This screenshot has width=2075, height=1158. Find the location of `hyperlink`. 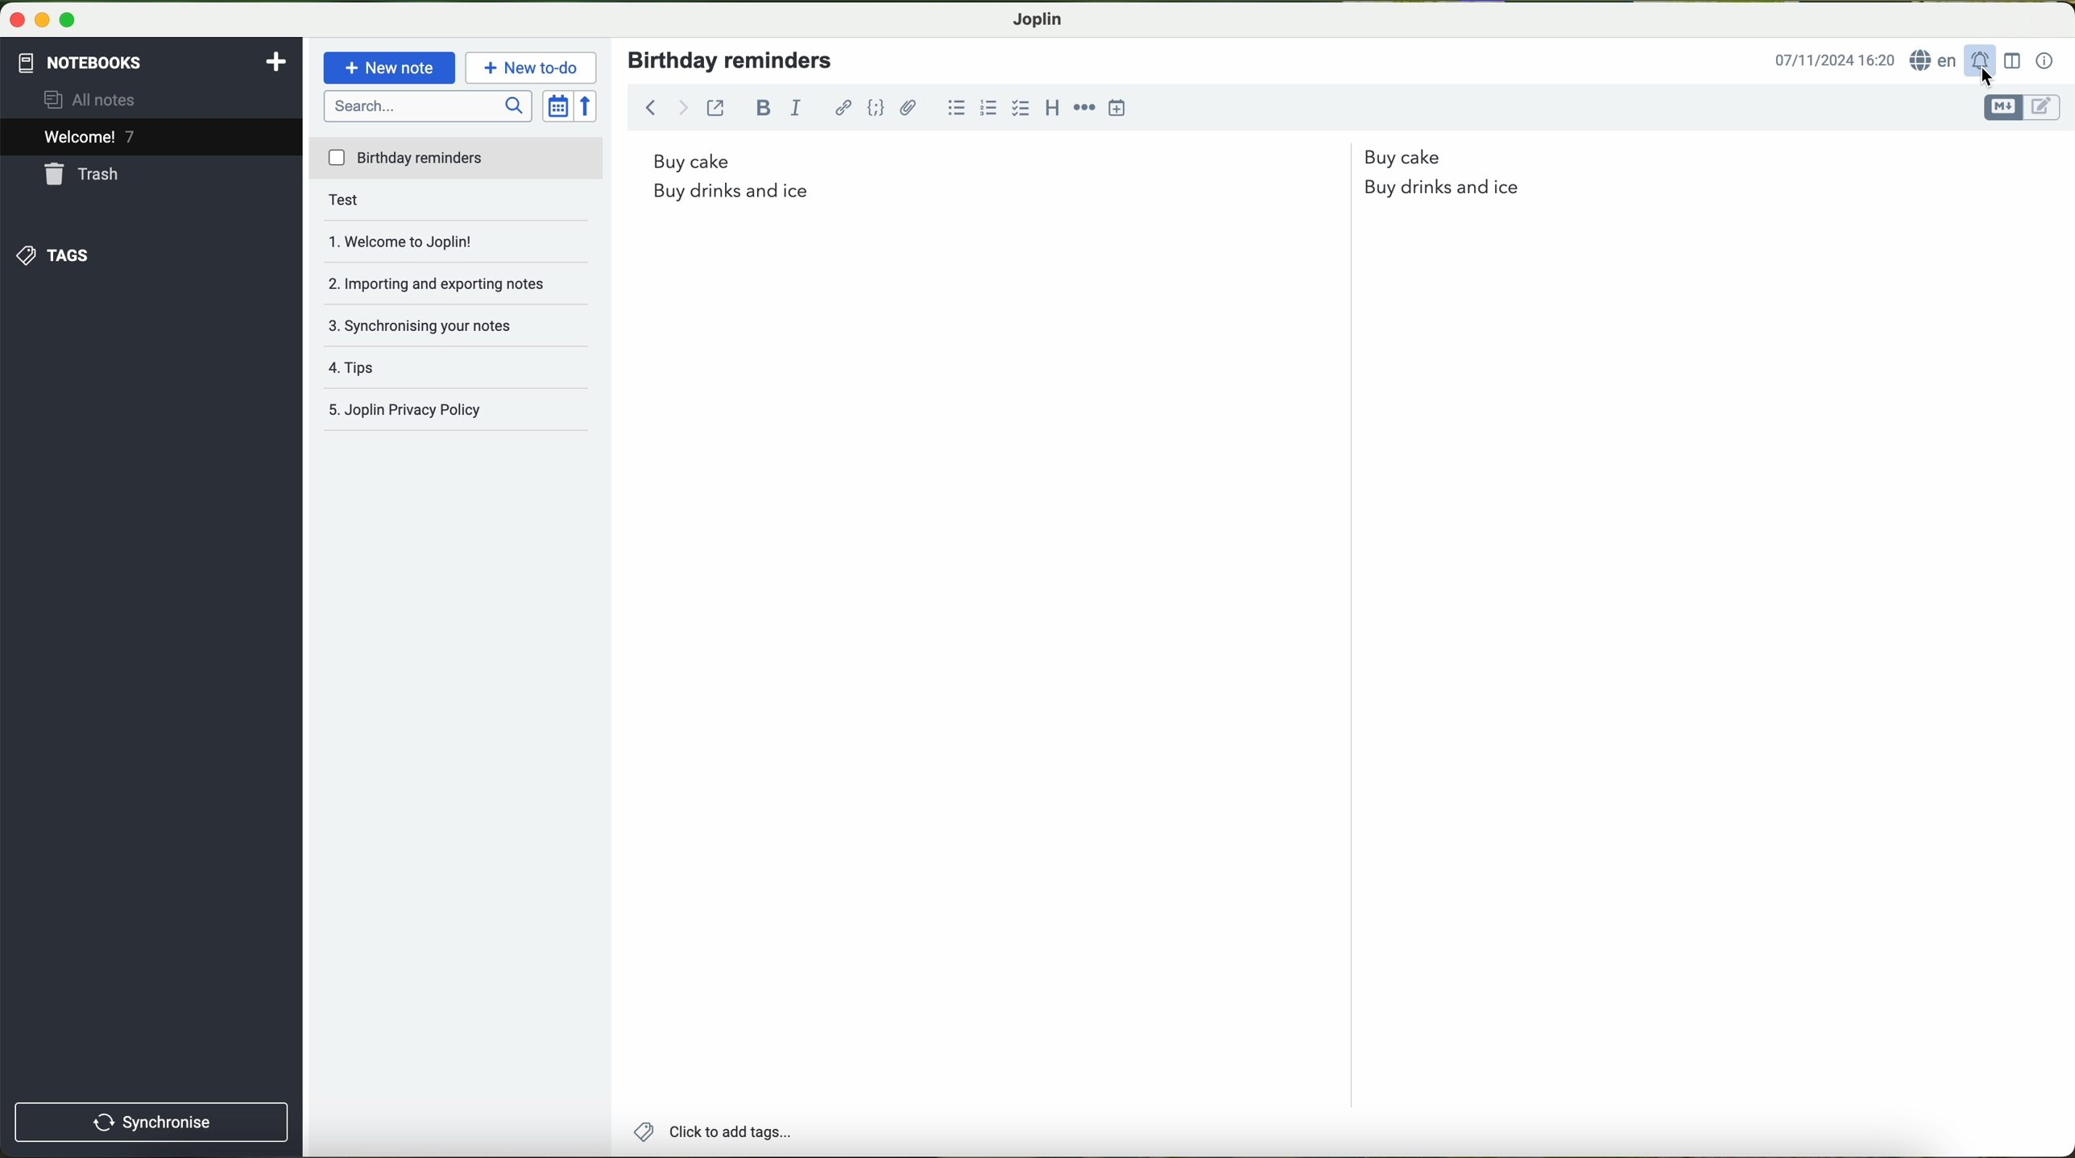

hyperlink is located at coordinates (839, 109).